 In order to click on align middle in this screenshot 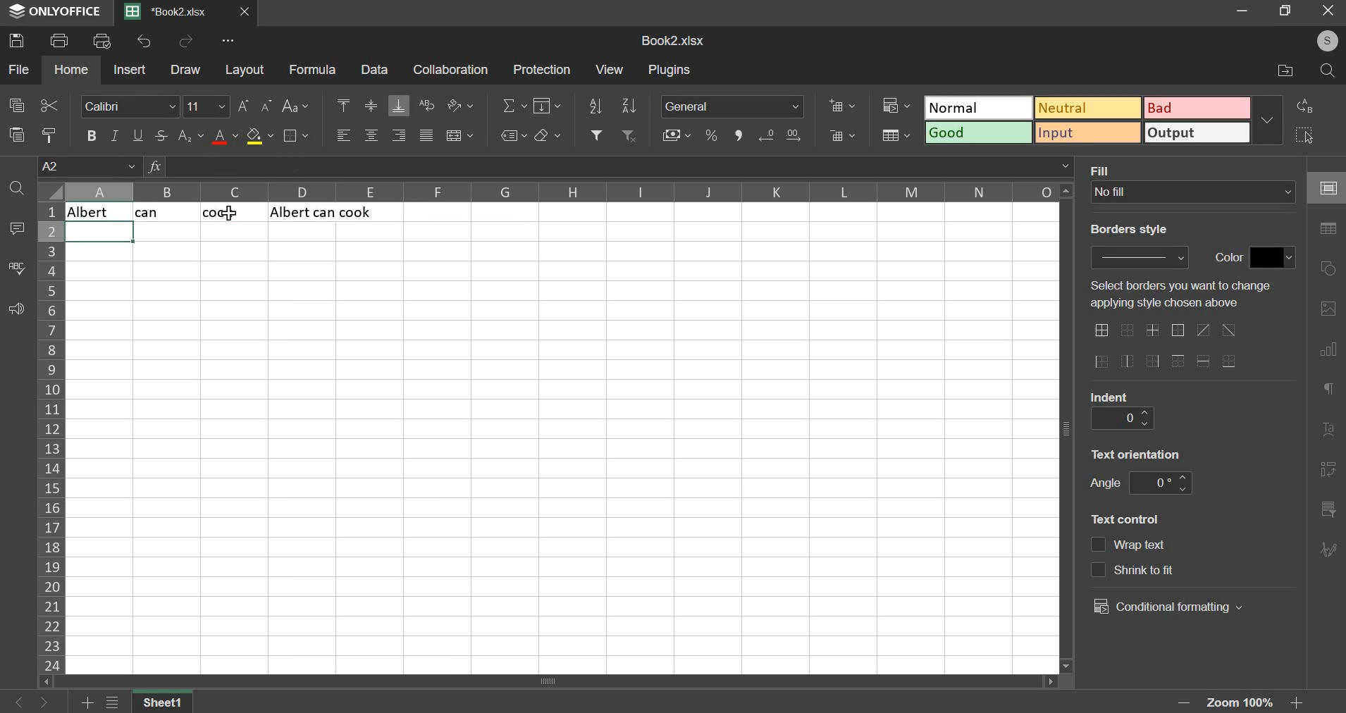, I will do `click(373, 106)`.